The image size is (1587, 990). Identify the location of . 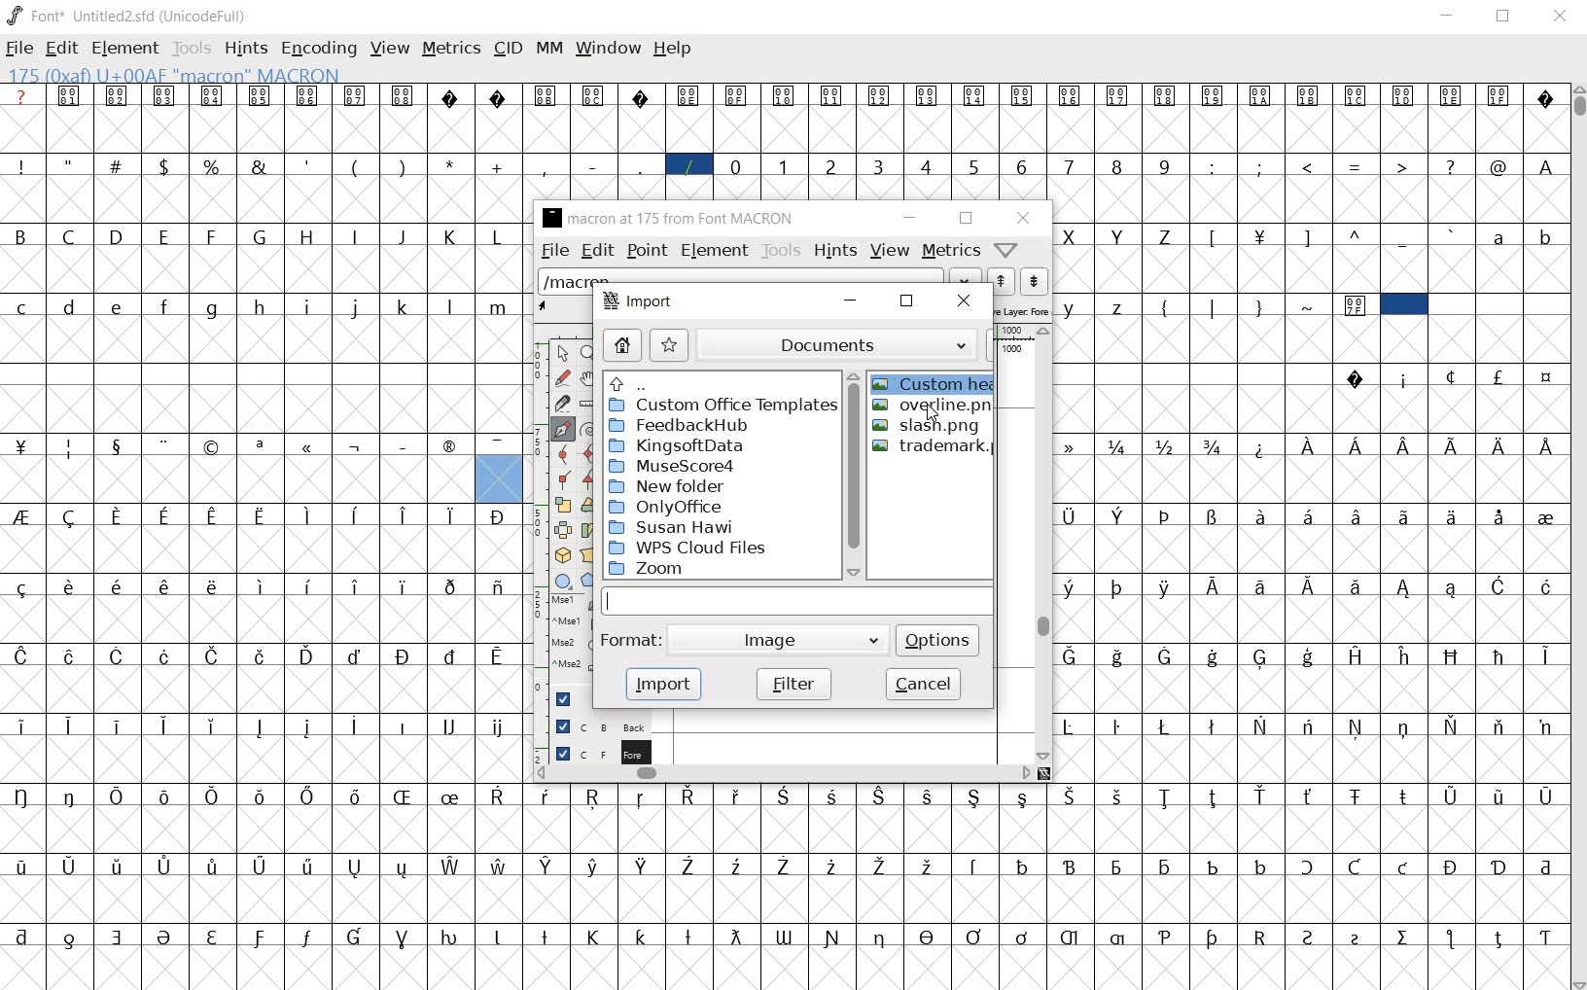
(1357, 865).